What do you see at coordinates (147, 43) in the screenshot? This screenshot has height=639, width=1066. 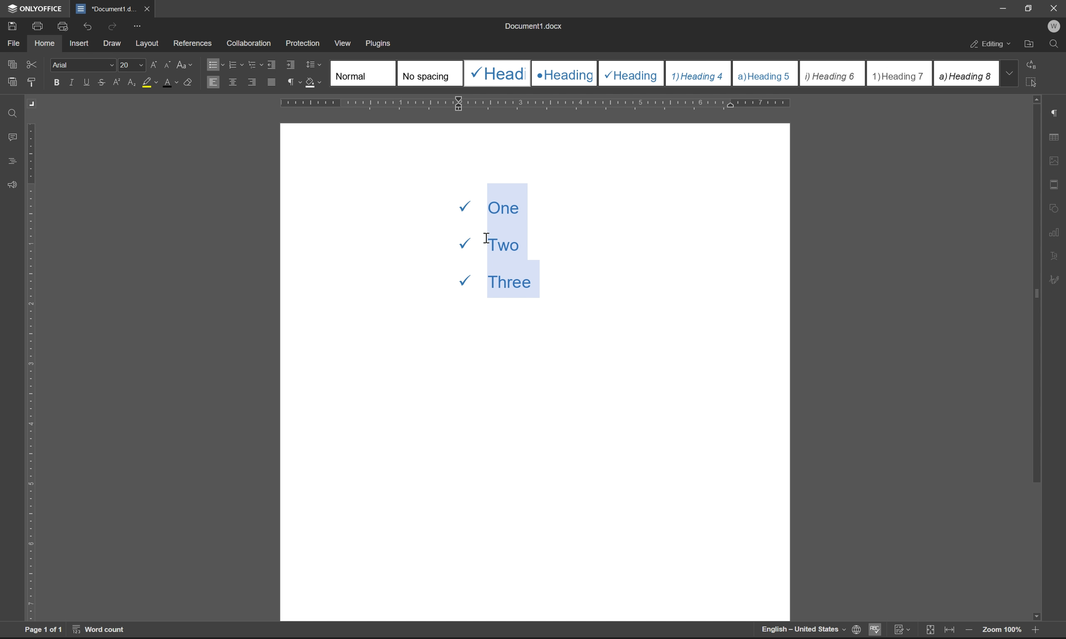 I see `layout` at bounding box center [147, 43].